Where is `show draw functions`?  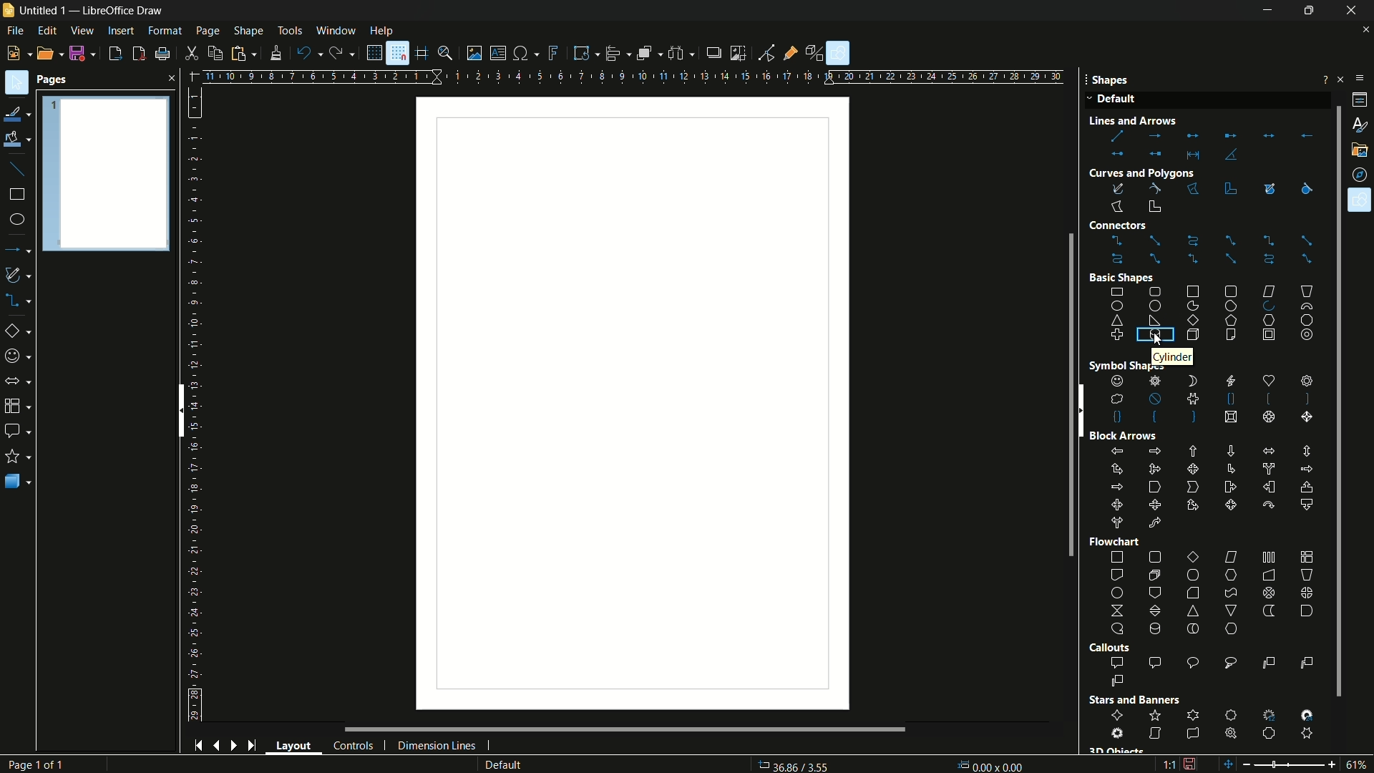 show draw functions is located at coordinates (837, 53).